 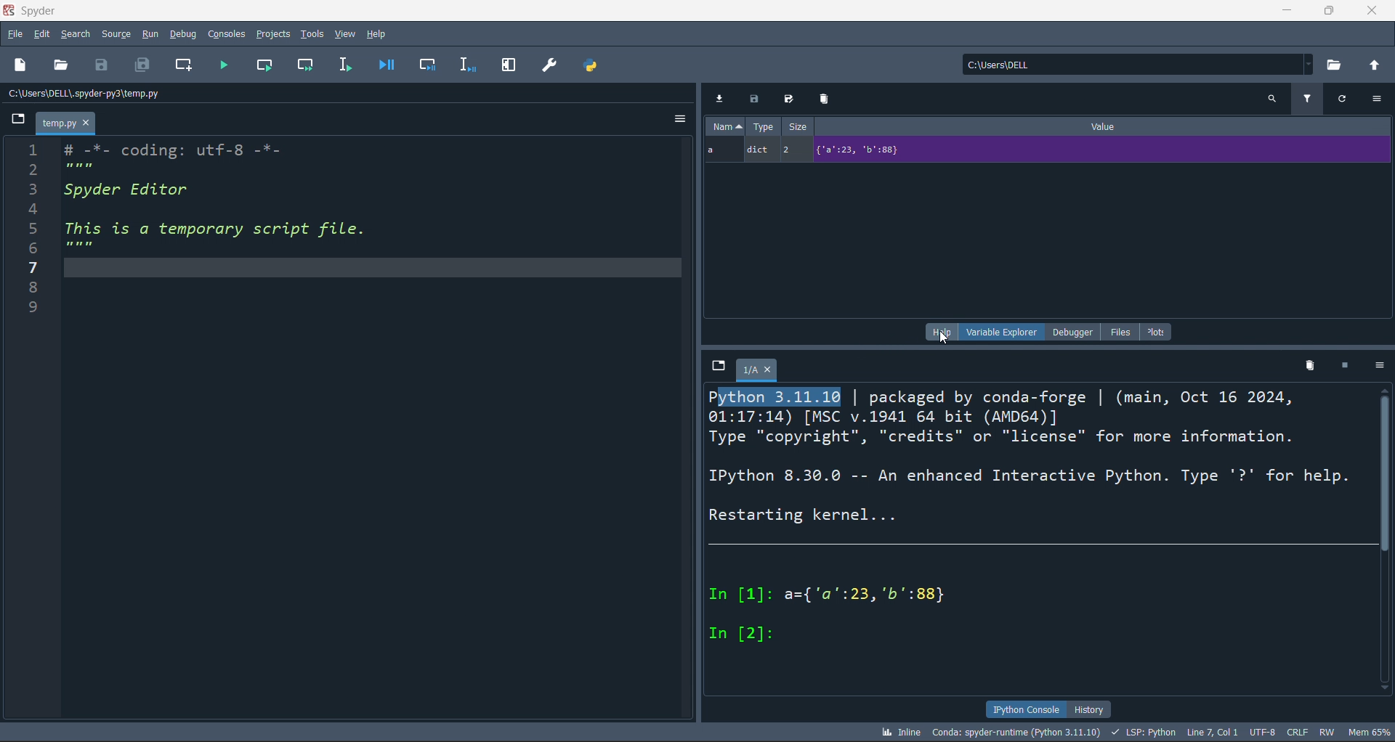 I want to click on more options, so click(x=1378, y=369).